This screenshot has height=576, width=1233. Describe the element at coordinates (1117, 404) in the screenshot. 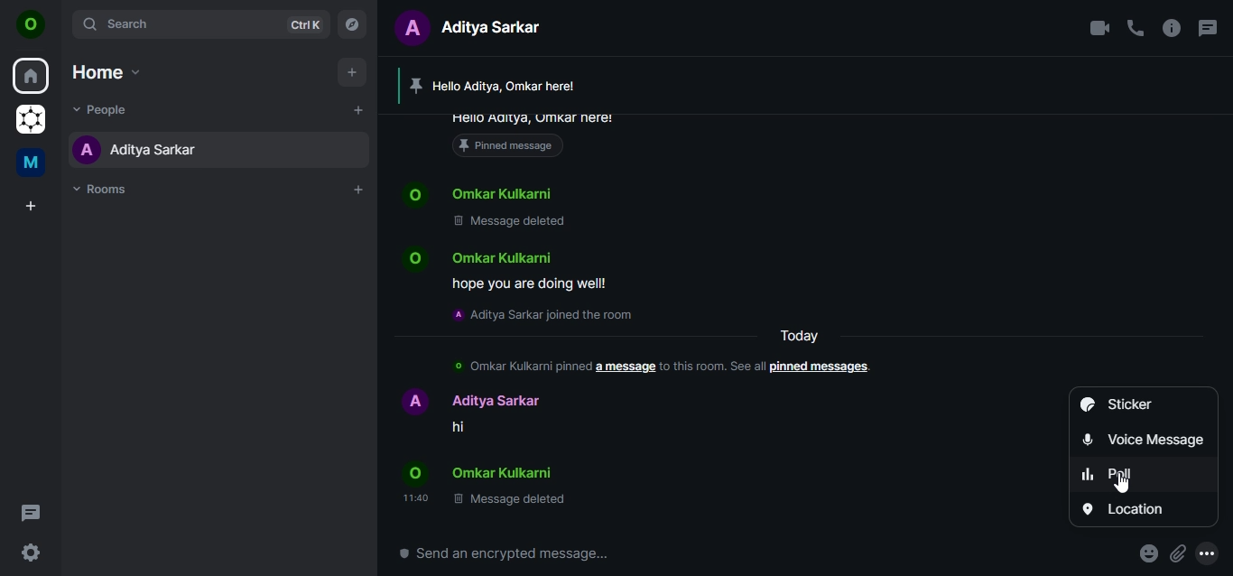

I see `sticker` at that location.